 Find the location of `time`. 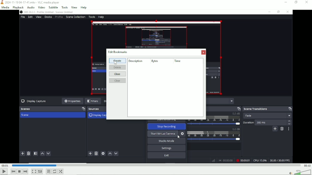

time is located at coordinates (178, 61).